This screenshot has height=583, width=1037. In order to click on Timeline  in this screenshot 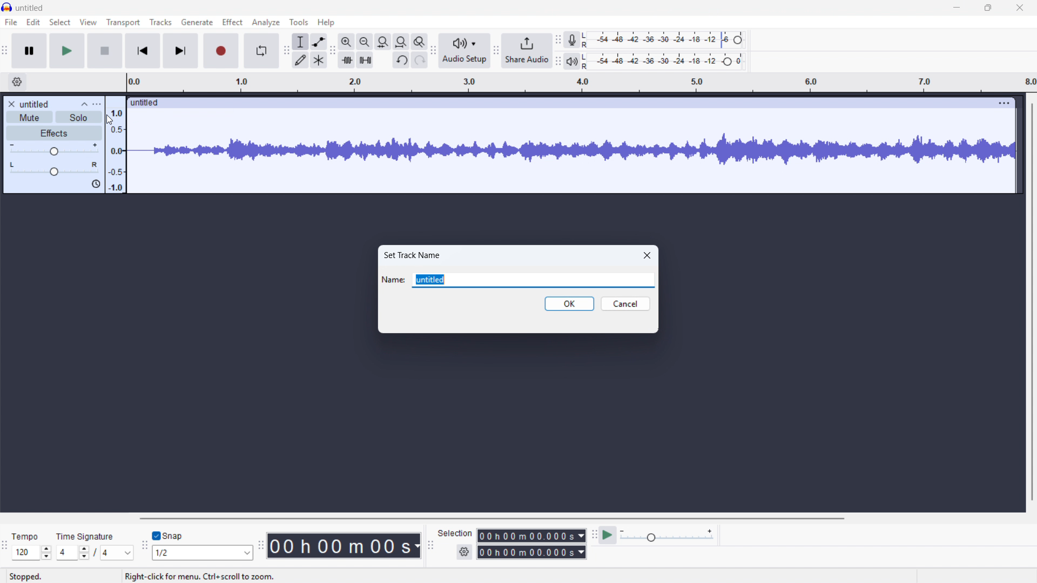, I will do `click(577, 82)`.